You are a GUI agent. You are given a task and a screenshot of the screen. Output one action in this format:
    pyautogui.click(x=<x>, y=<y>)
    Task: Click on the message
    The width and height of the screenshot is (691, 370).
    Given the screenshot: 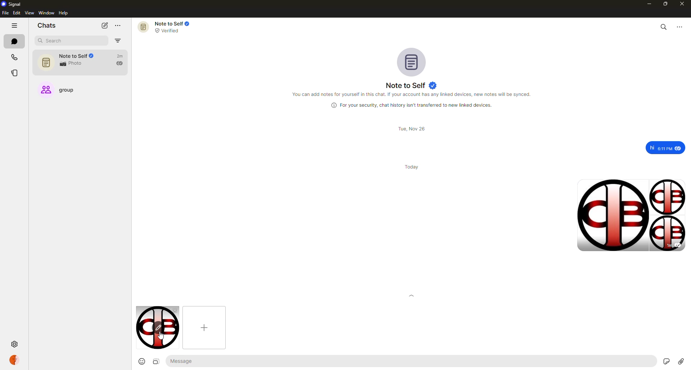 What is the action you would take?
    pyautogui.click(x=666, y=147)
    